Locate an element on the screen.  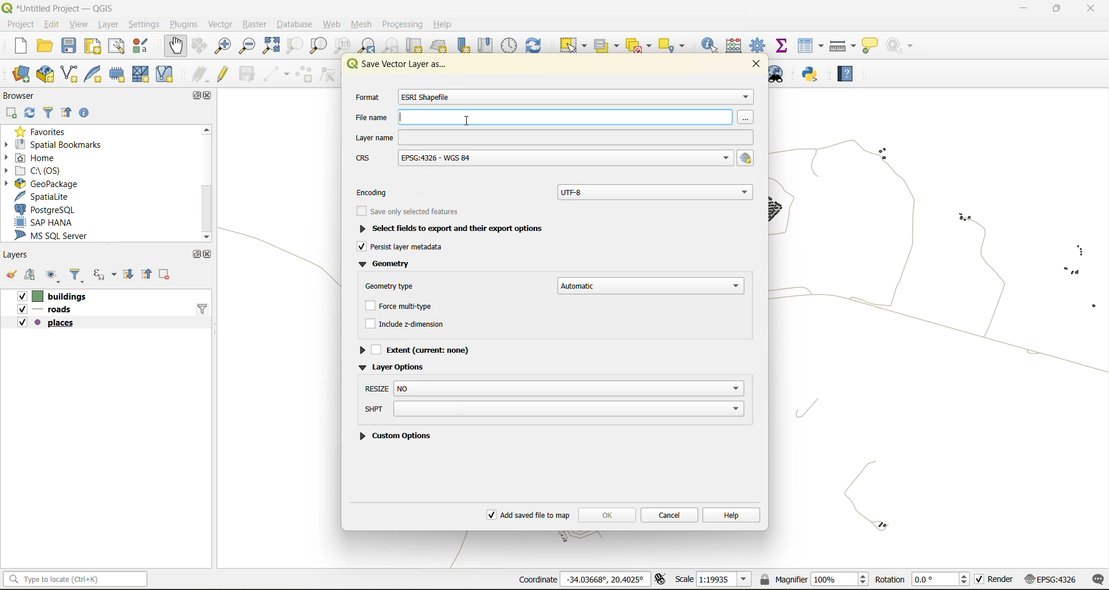
help is located at coordinates (735, 514).